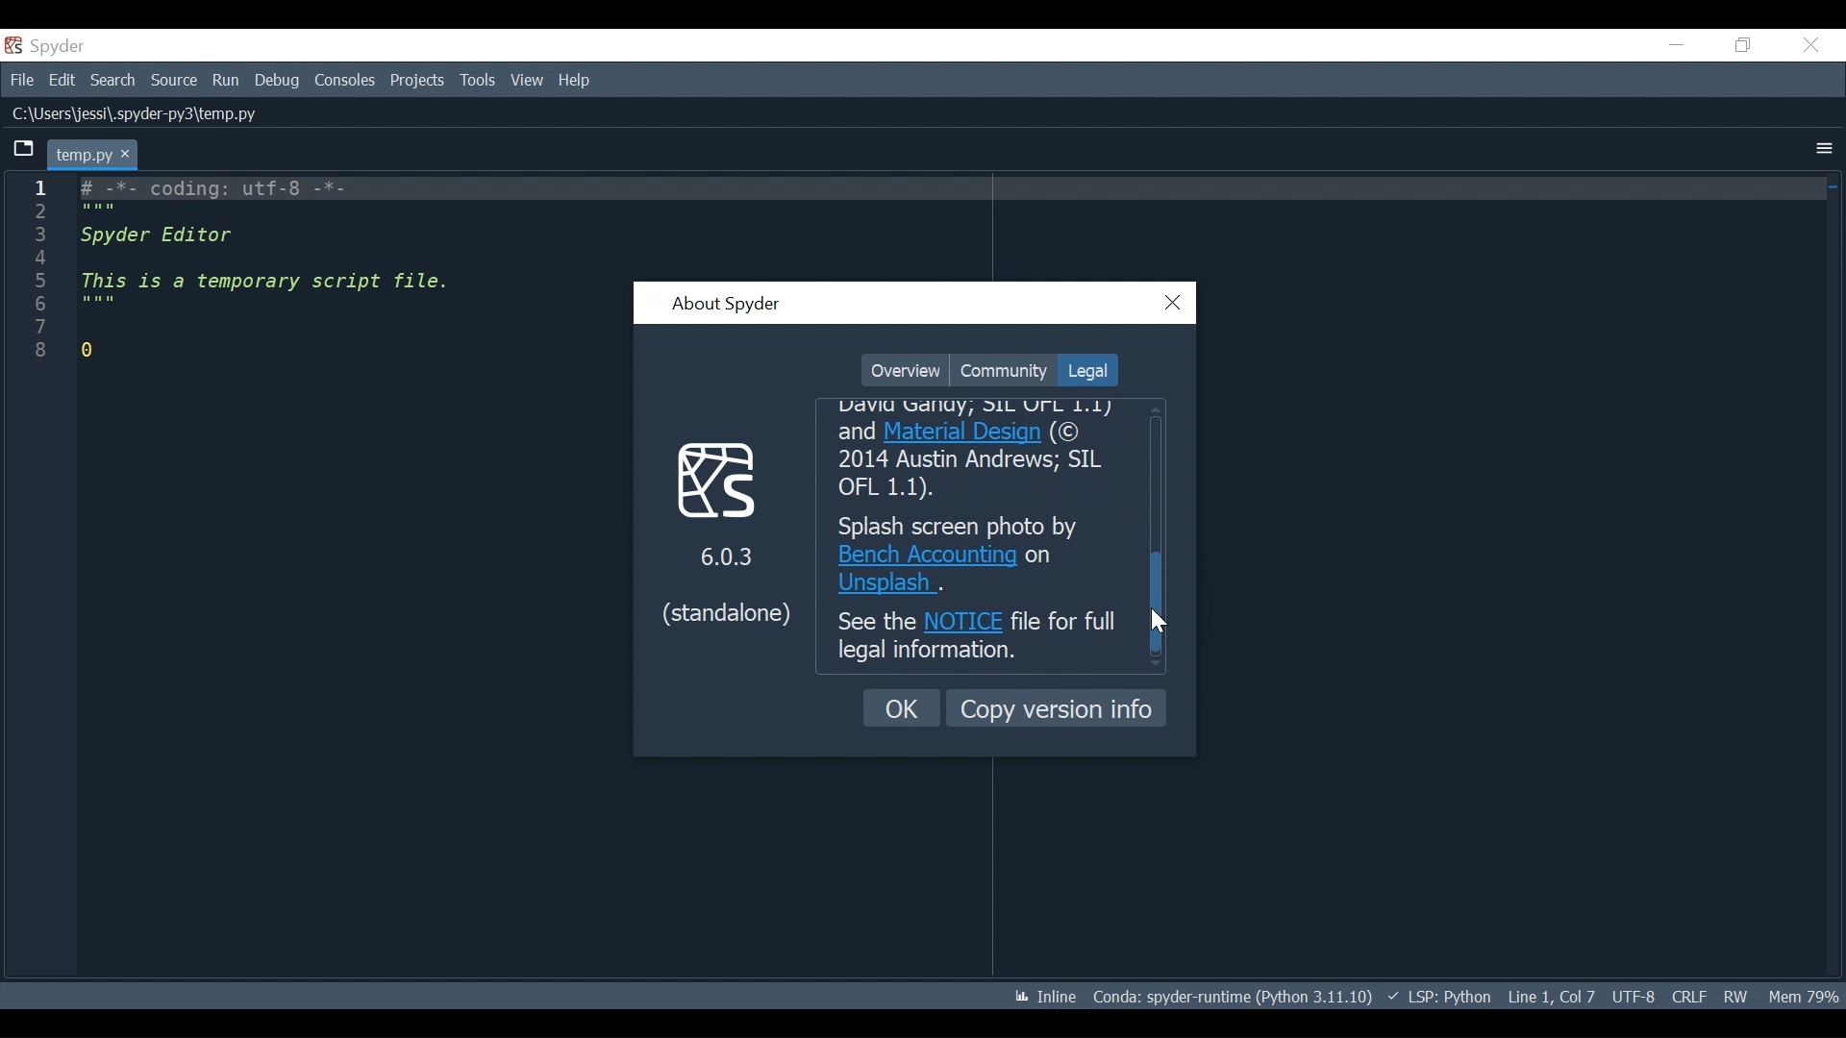 The height and width of the screenshot is (1038, 1846). I want to click on Projects, so click(417, 81).